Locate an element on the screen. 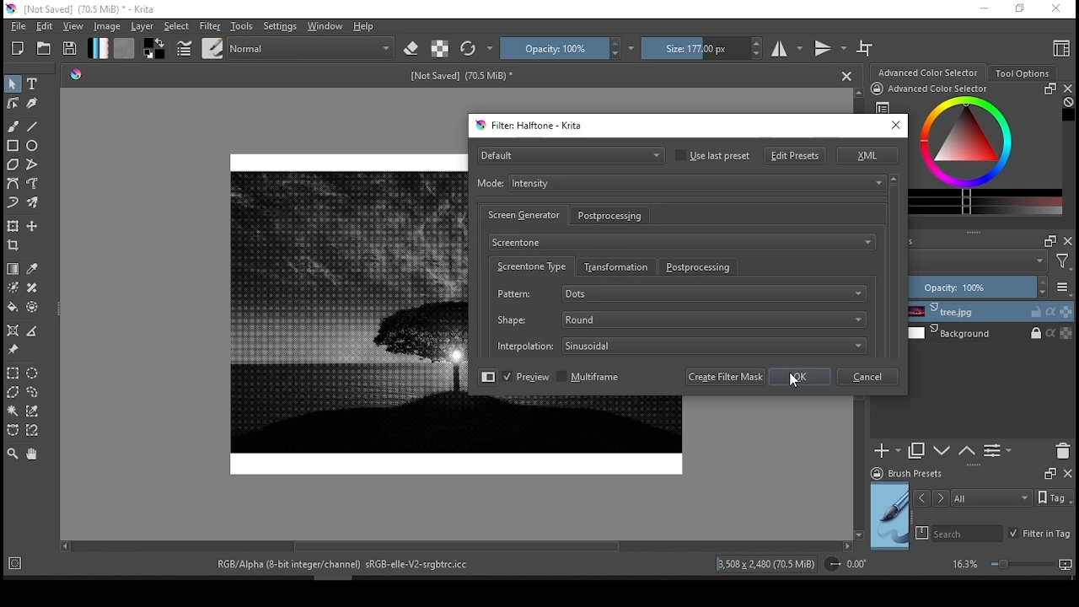 This screenshot has width=1079, height=607. new is located at coordinates (18, 49).